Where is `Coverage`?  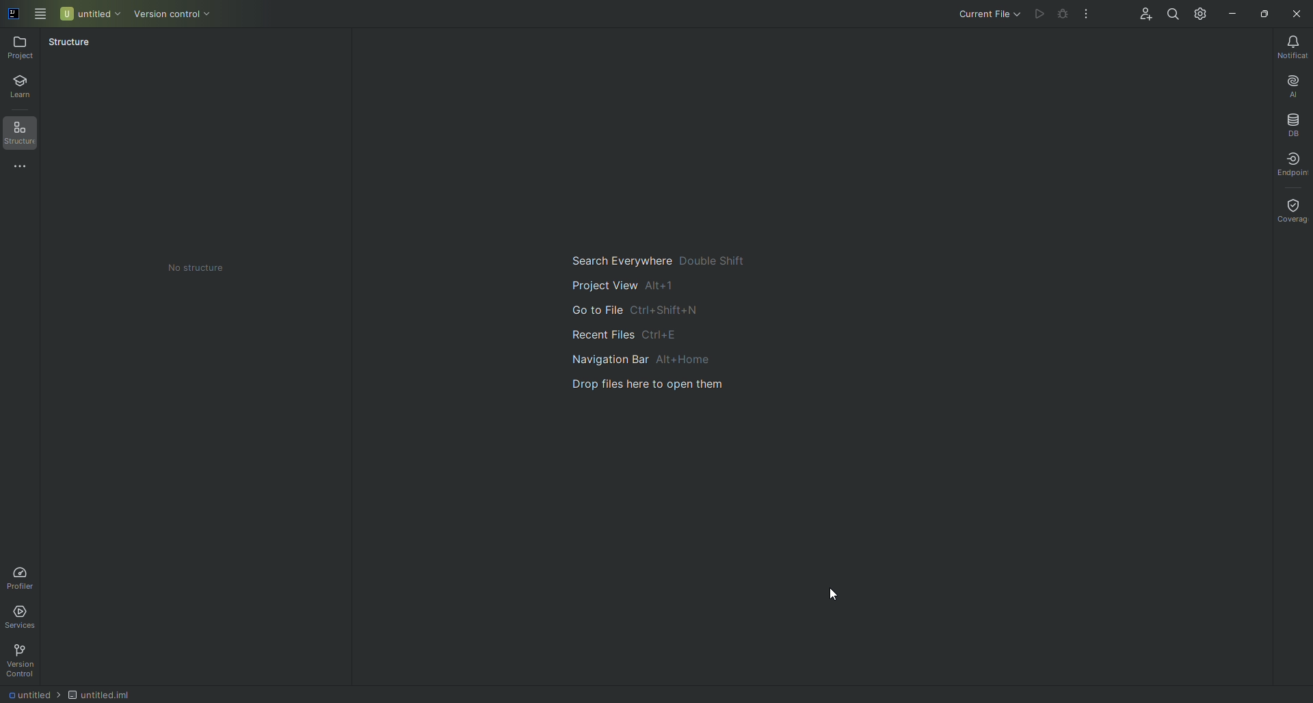 Coverage is located at coordinates (1290, 211).